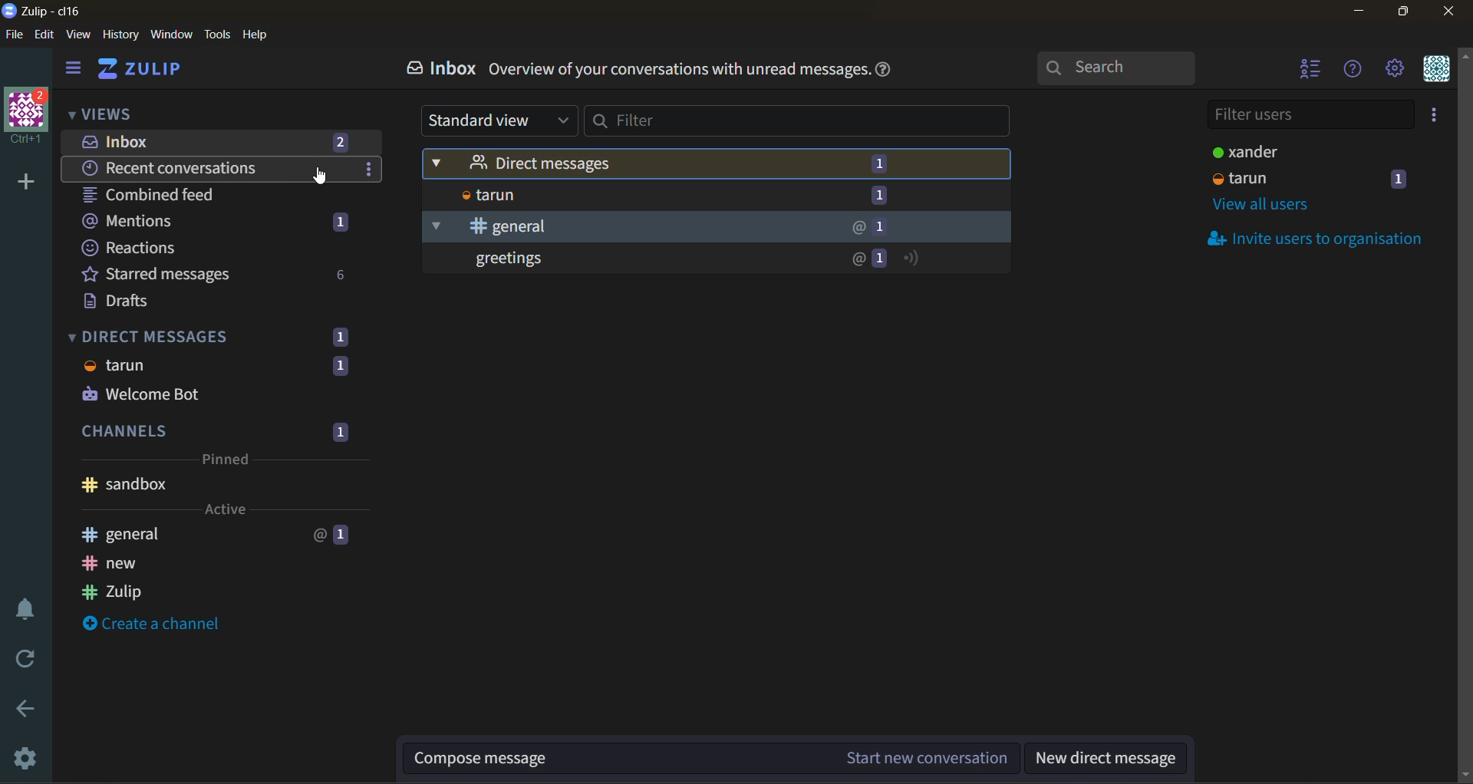 Image resolution: width=1473 pixels, height=784 pixels. I want to click on users and status, so click(1290, 150).